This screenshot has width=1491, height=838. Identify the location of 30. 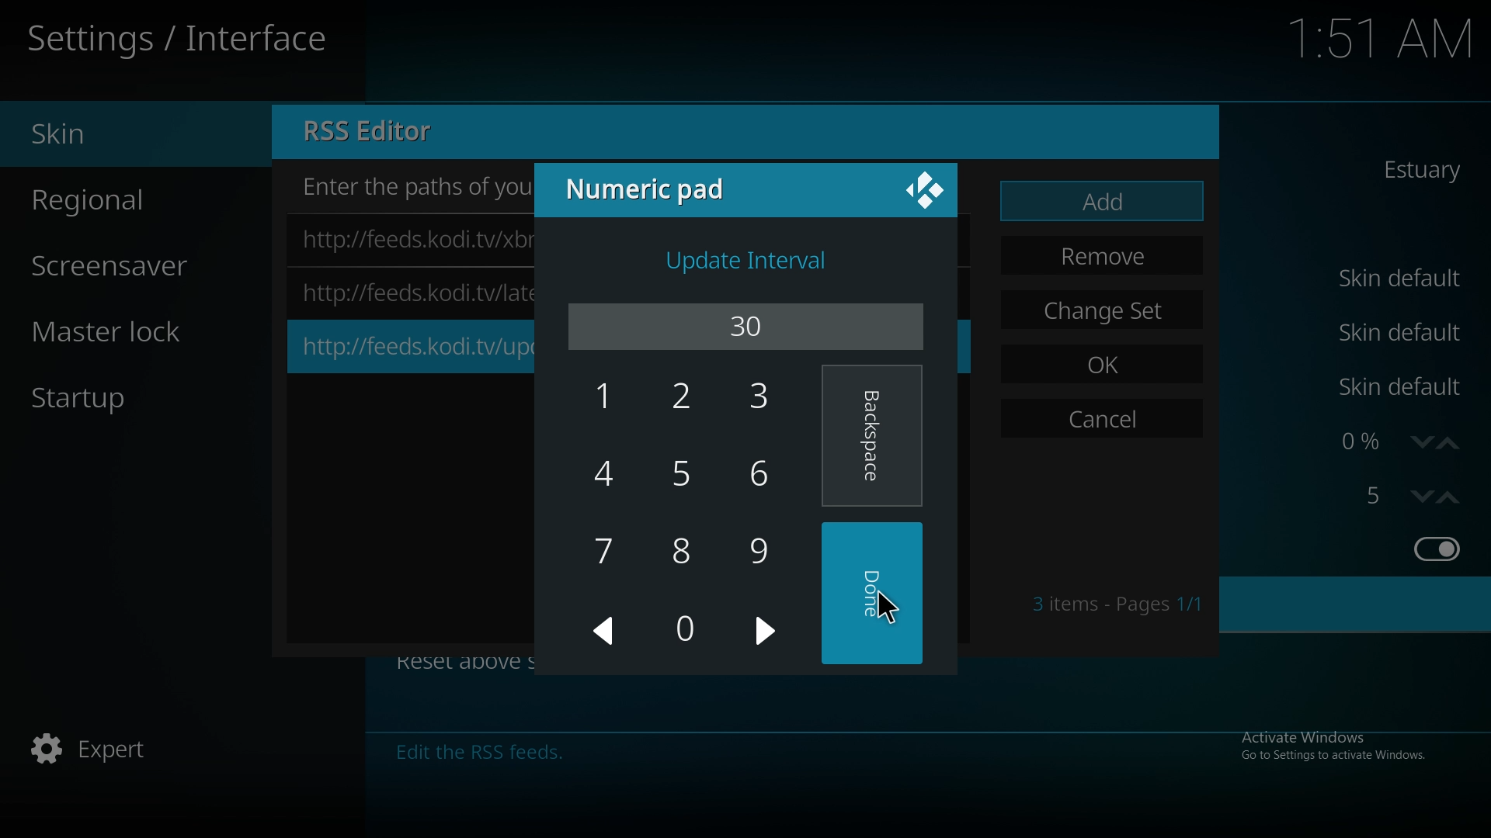
(759, 324).